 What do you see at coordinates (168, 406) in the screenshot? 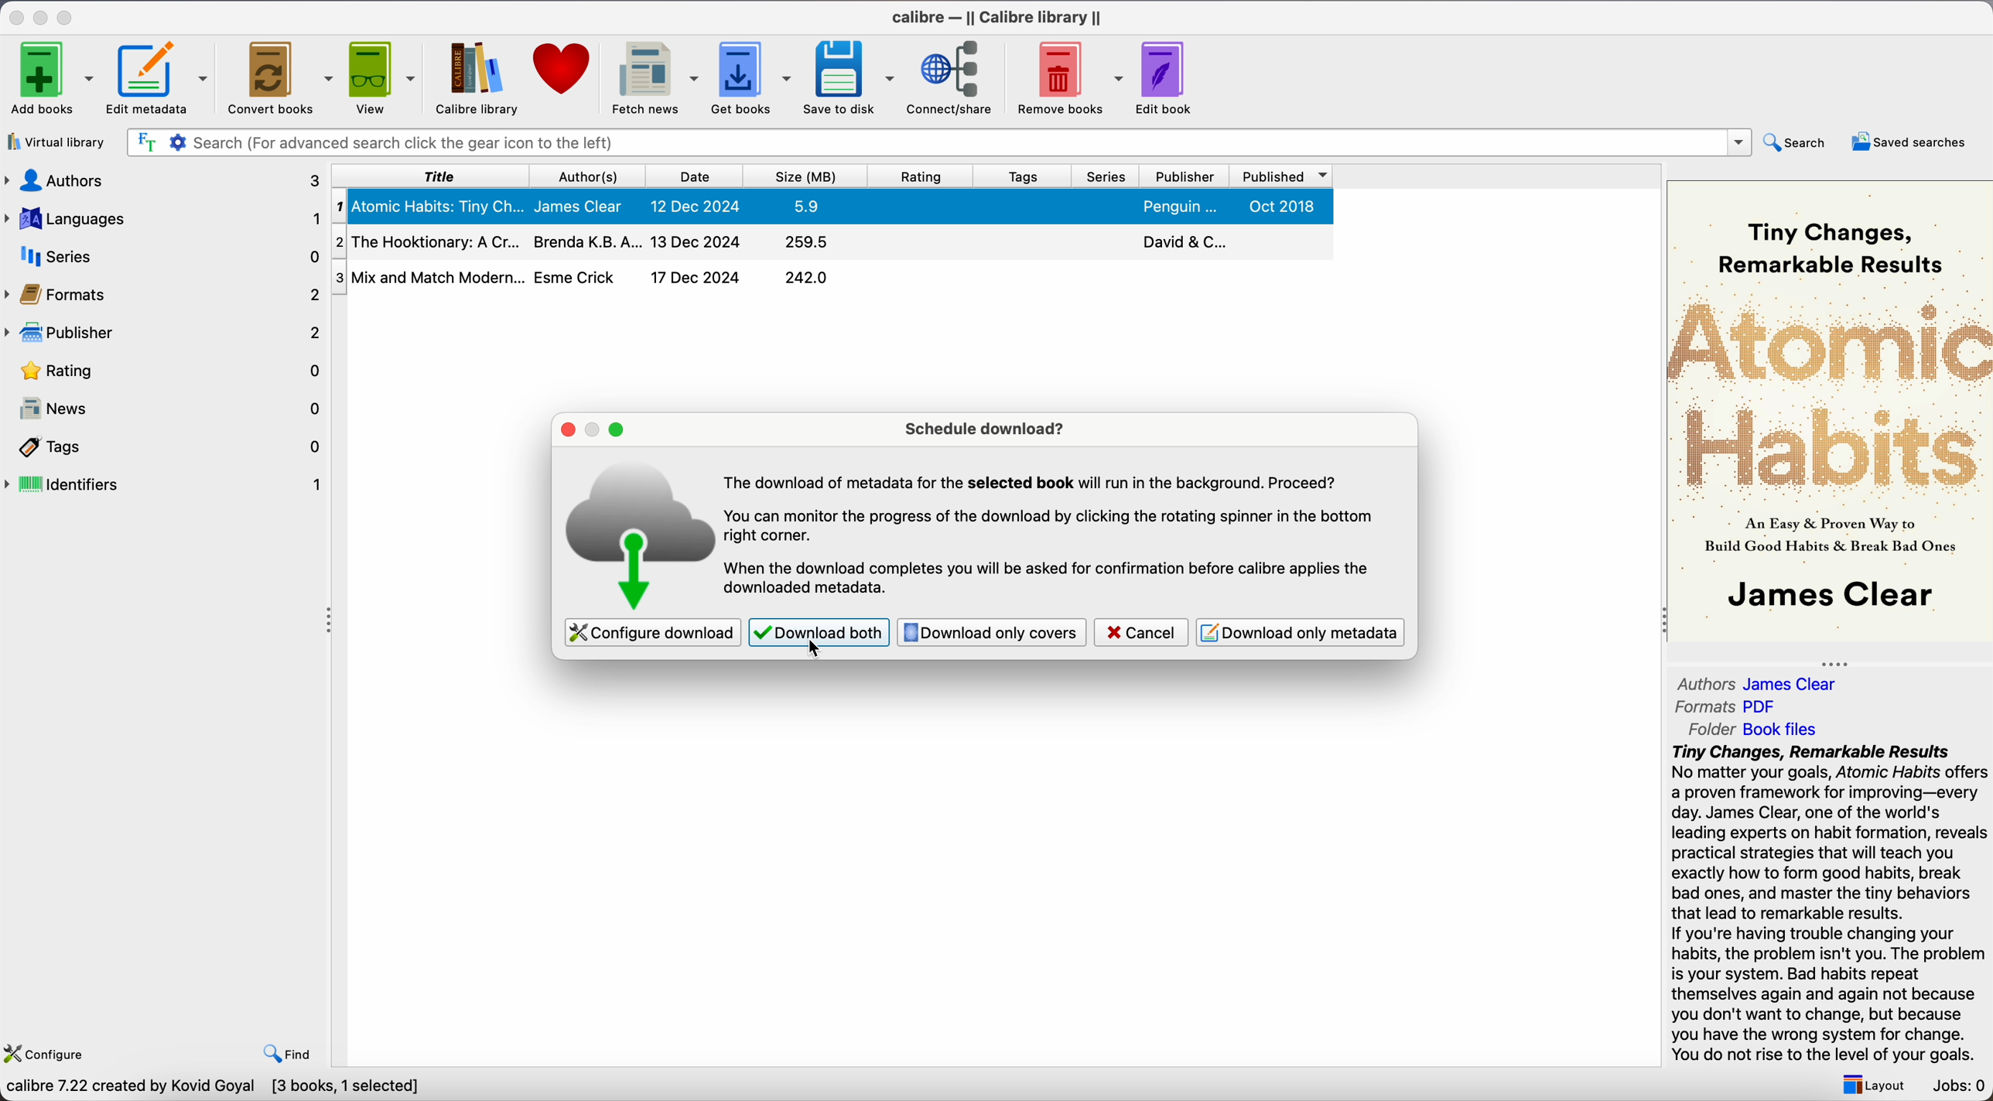
I see `news` at bounding box center [168, 406].